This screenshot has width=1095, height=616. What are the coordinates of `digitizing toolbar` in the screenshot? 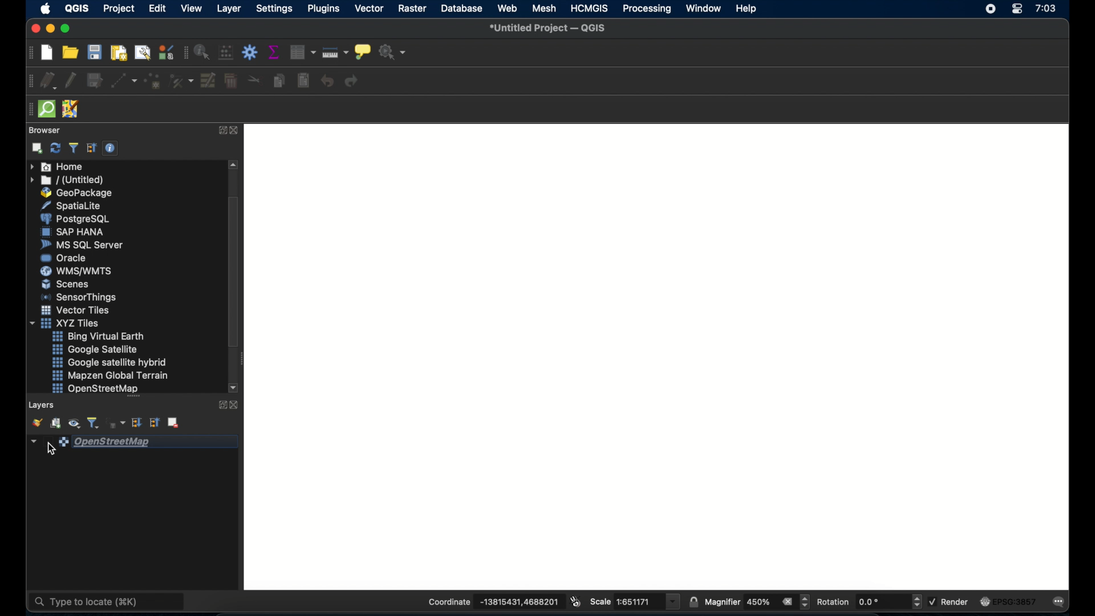 It's located at (29, 82).